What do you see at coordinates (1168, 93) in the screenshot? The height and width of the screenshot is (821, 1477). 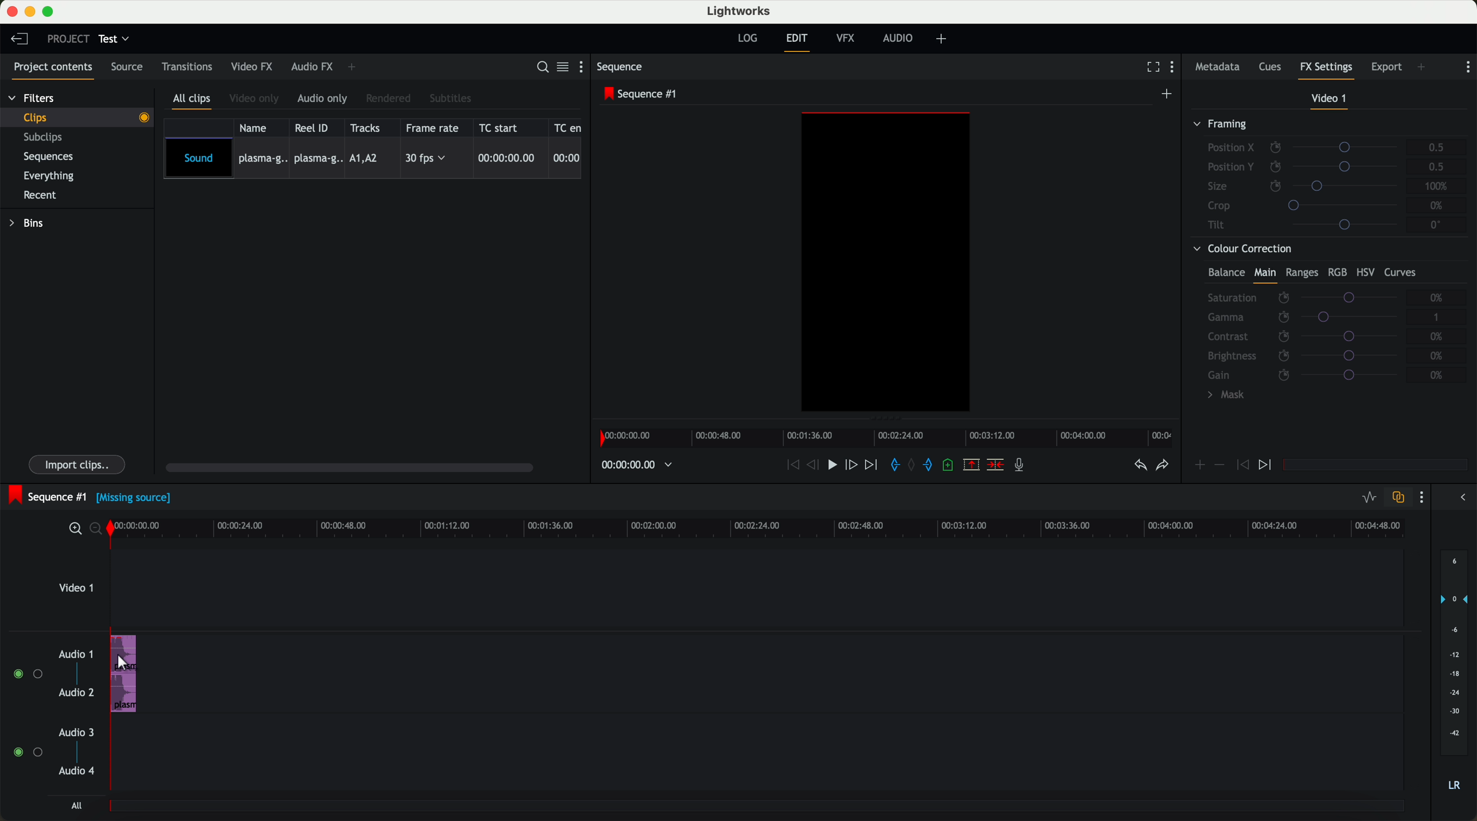 I see `create a new sequence` at bounding box center [1168, 93].